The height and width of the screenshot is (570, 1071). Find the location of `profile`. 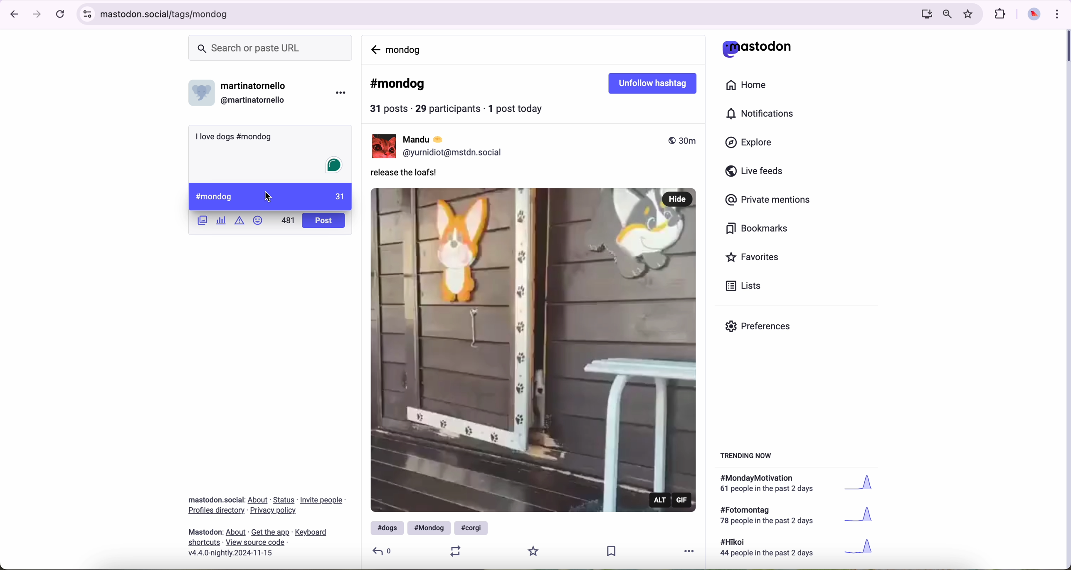

profile is located at coordinates (455, 153).